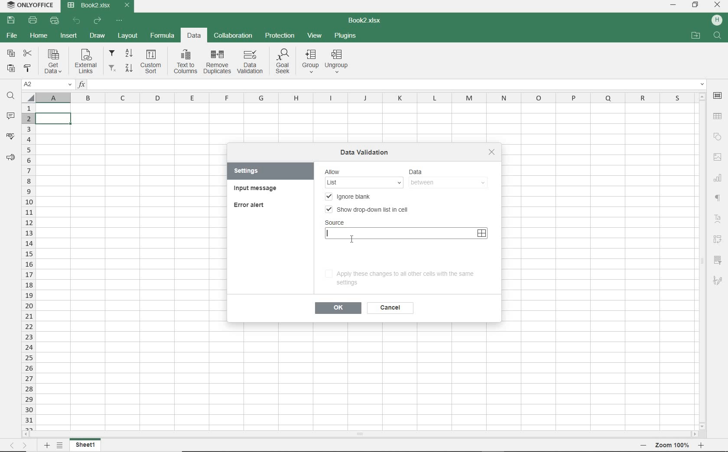 Image resolution: width=728 pixels, height=452 pixels. Describe the element at coordinates (283, 60) in the screenshot. I see `goal seek` at that location.